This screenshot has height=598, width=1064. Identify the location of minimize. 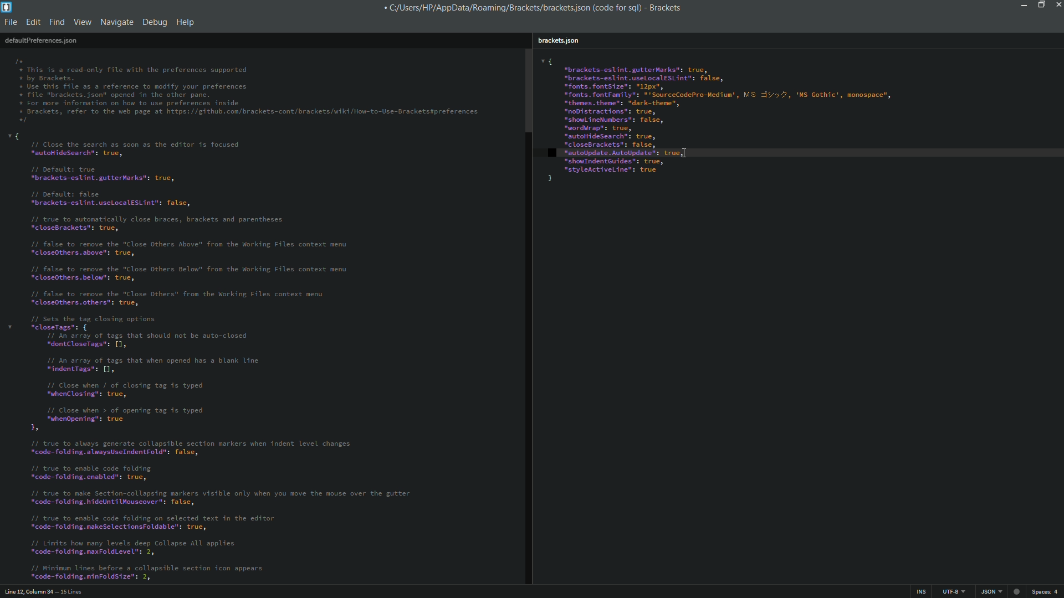
(1024, 6).